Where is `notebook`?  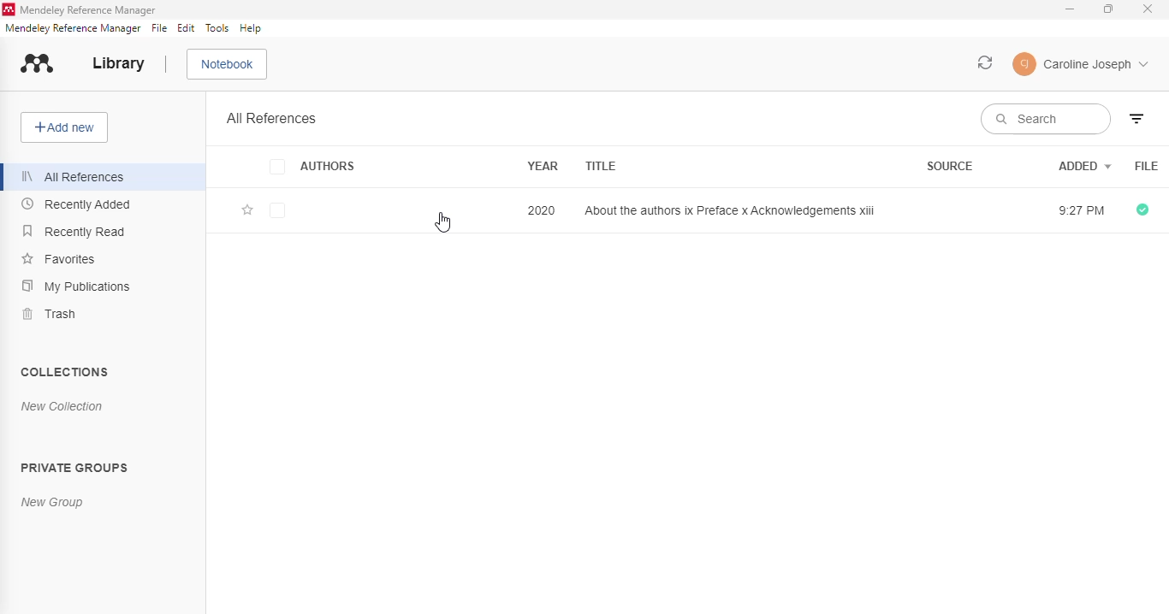 notebook is located at coordinates (227, 64).